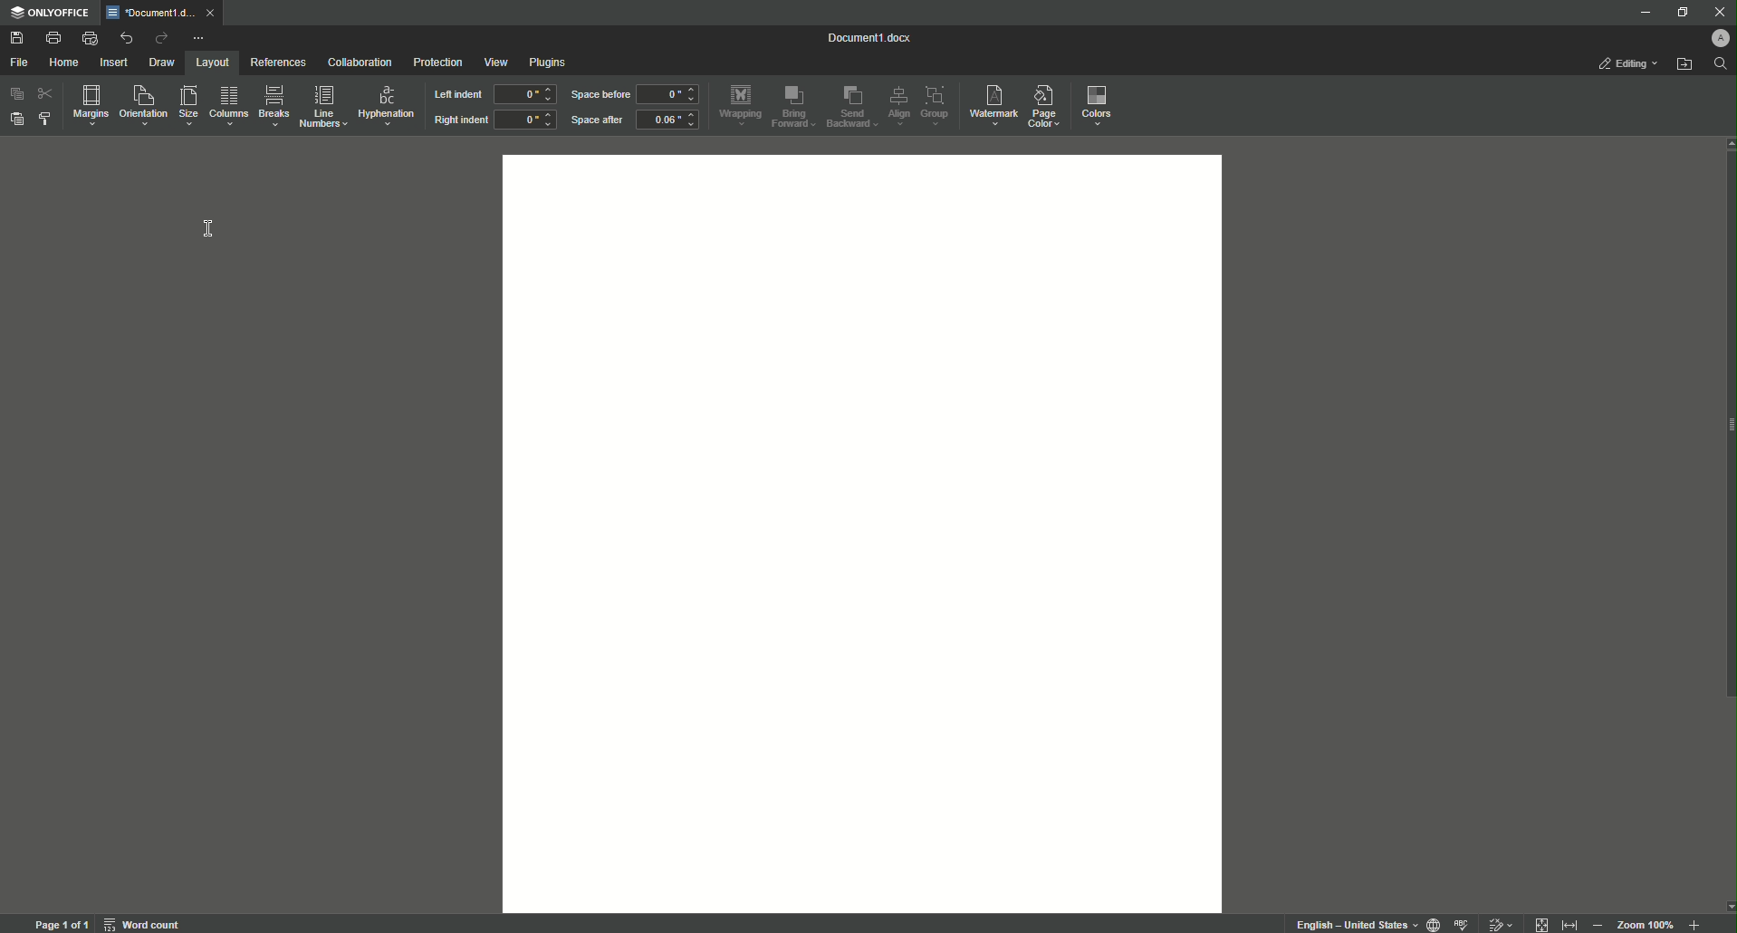 The width and height of the screenshot is (1737, 933). I want to click on 0.06, so click(670, 121).